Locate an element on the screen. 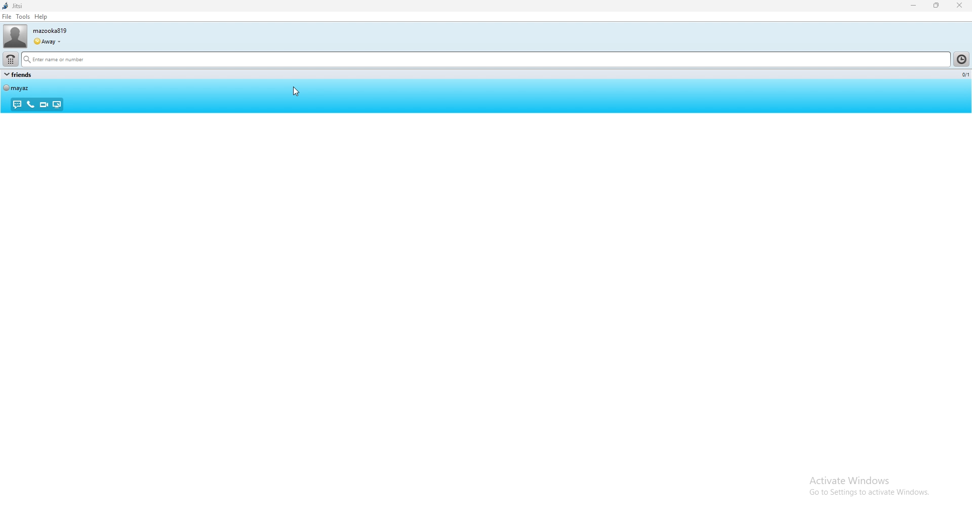  tools is located at coordinates (23, 16).